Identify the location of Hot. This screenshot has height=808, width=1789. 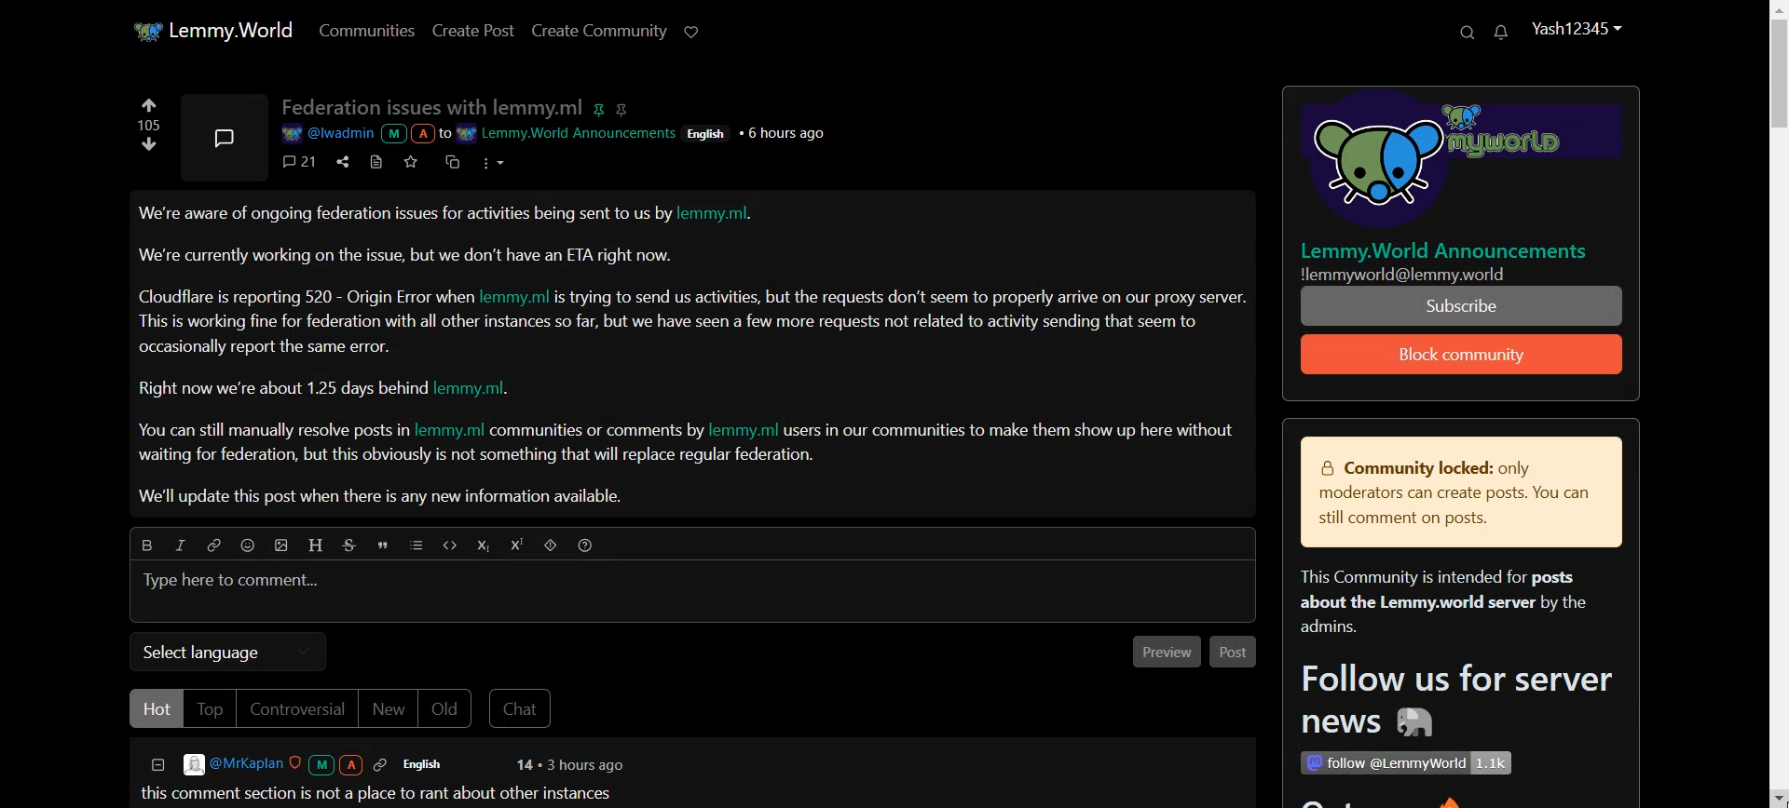
(154, 707).